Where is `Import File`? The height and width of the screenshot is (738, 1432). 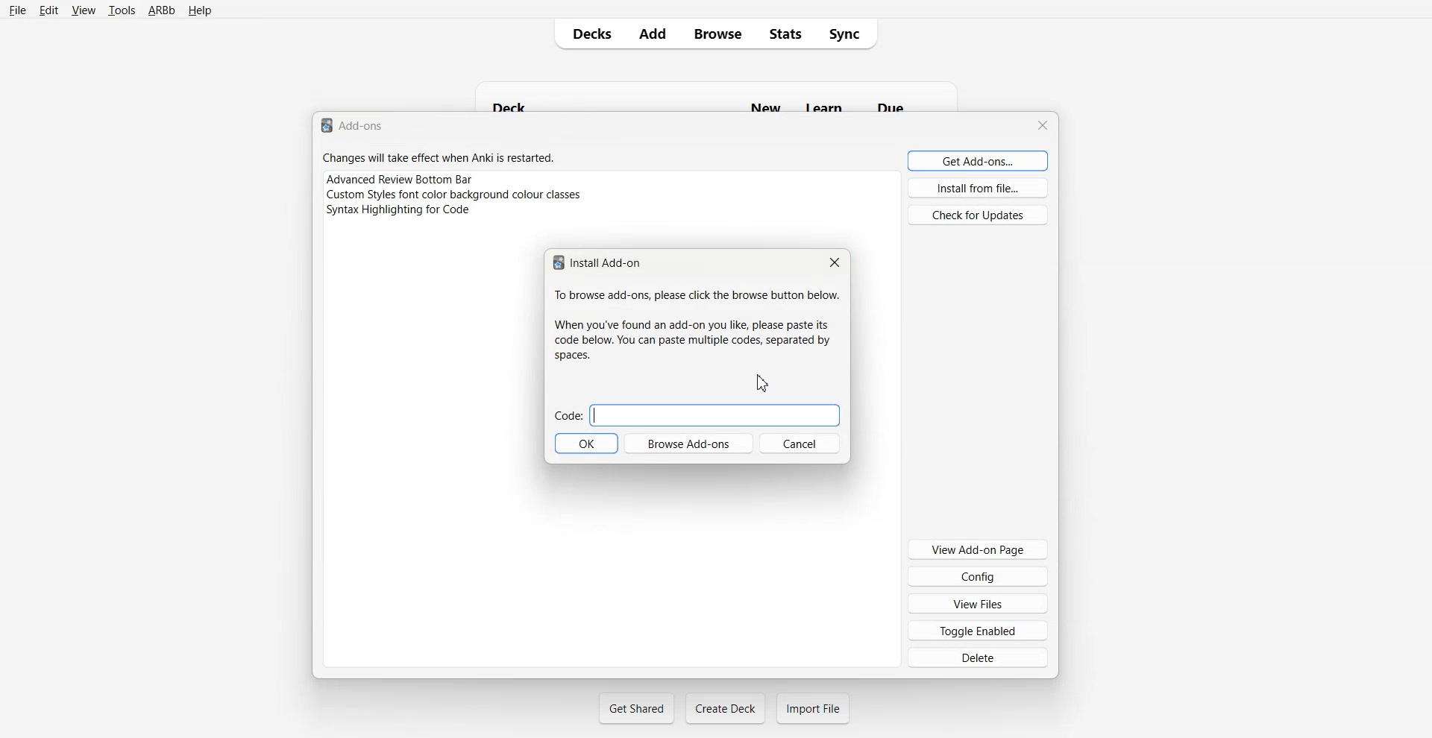 Import File is located at coordinates (813, 707).